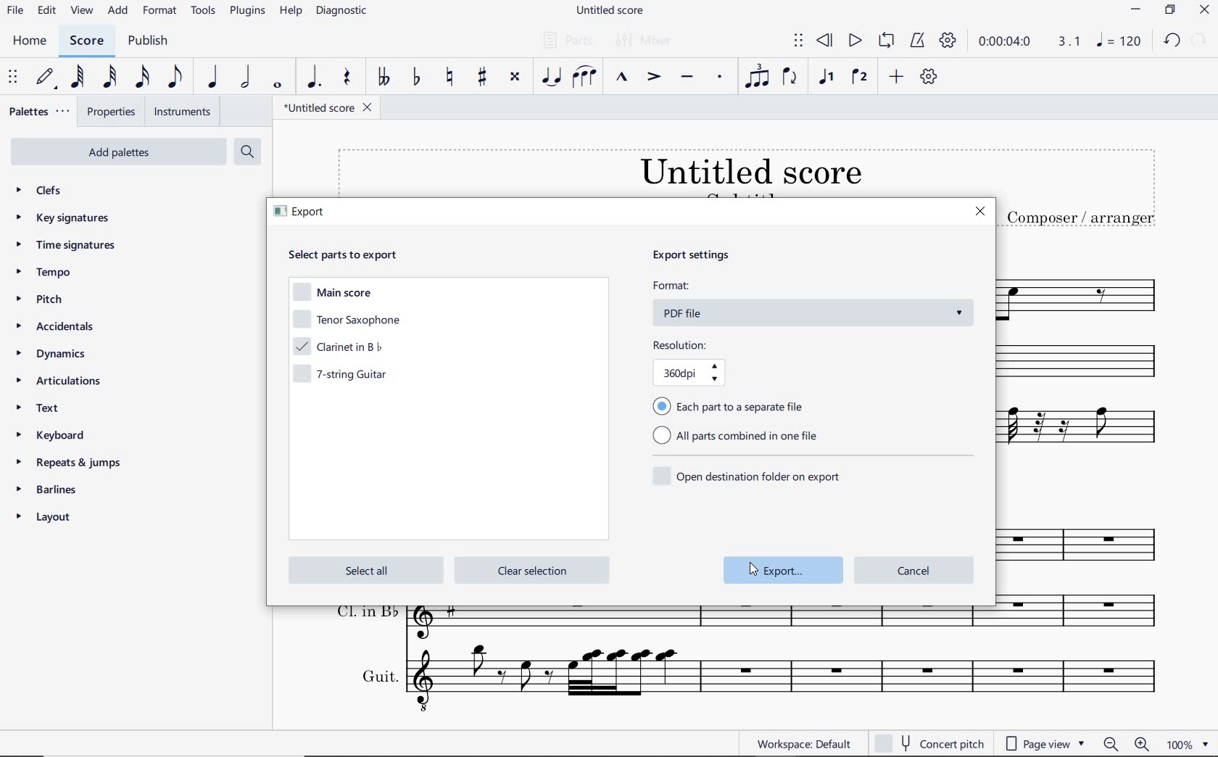  What do you see at coordinates (567, 40) in the screenshot?
I see `PARTS` at bounding box center [567, 40].